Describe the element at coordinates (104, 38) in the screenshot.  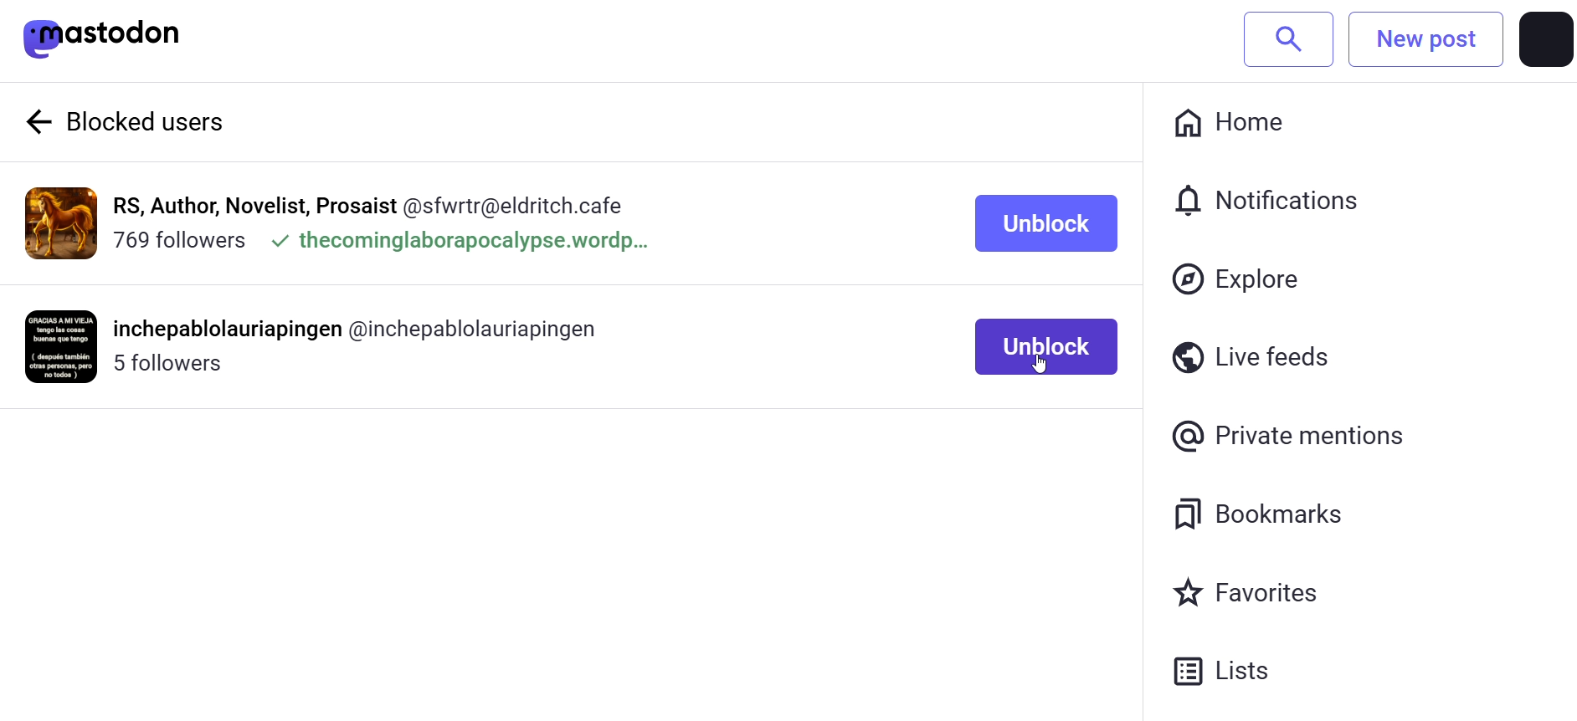
I see `mastodon` at that location.